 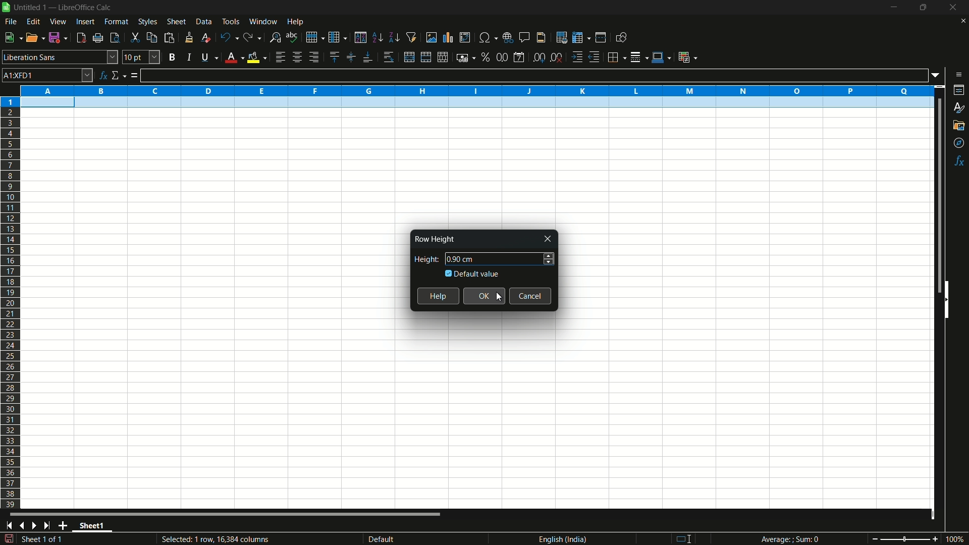 I want to click on ok, so click(x=484, y=296).